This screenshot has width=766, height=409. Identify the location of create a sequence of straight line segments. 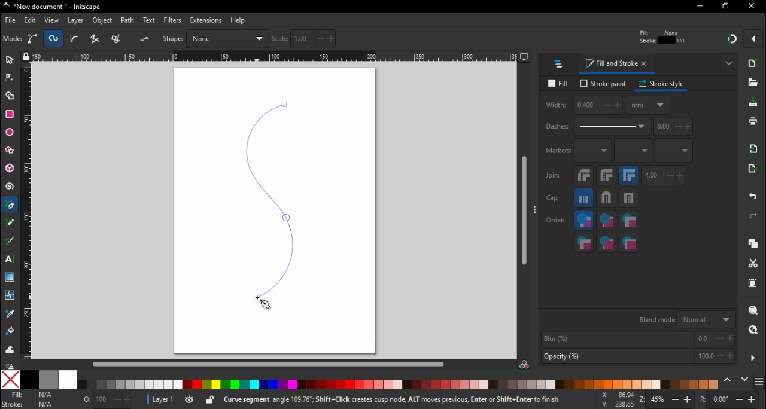
(97, 39).